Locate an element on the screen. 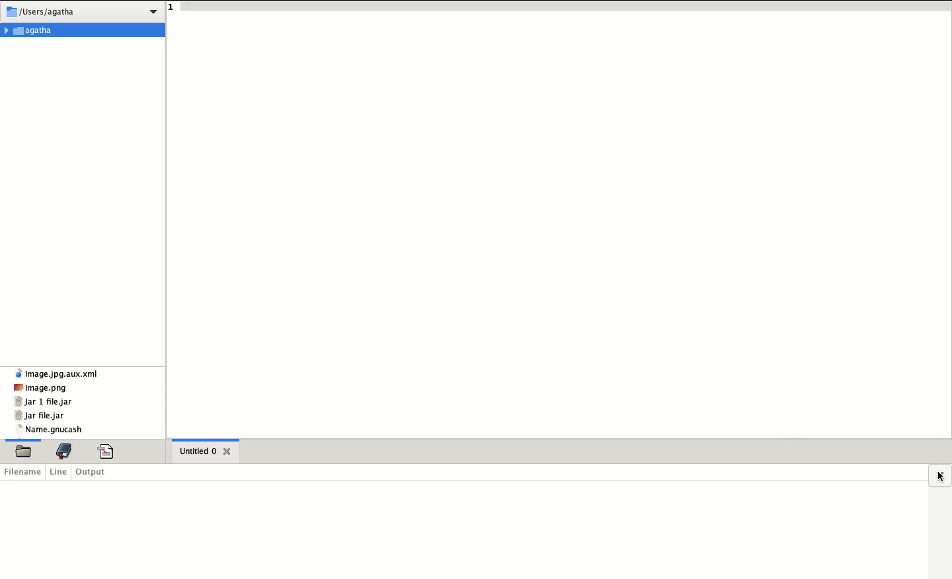 This screenshot has height=579, width=952. close is located at coordinates (227, 451).